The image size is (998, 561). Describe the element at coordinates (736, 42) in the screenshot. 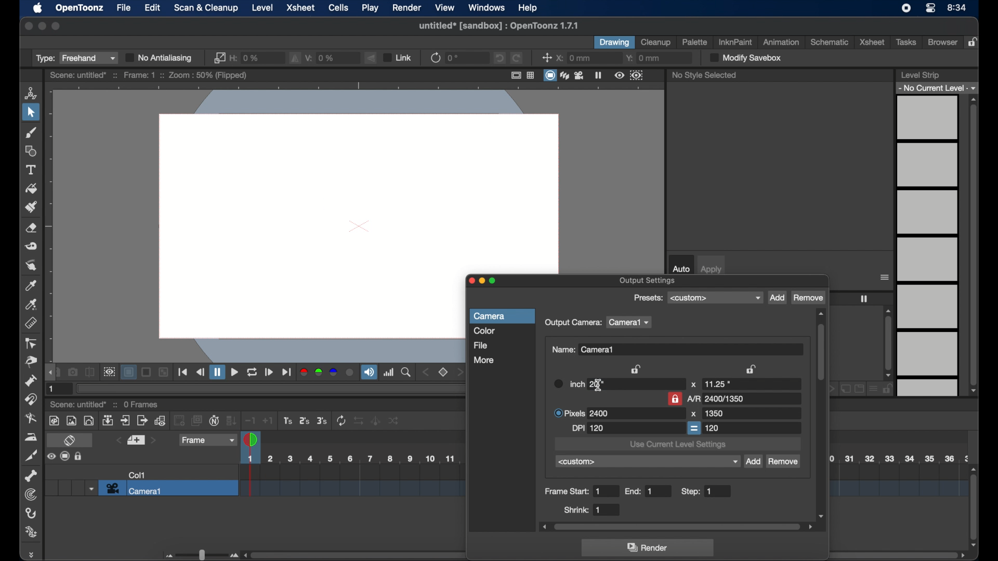

I see `inkinpaint` at that location.